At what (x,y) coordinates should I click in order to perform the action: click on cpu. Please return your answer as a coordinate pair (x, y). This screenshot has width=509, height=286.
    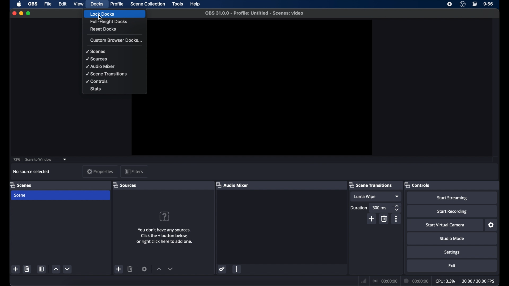
    Looking at the image, I should click on (445, 281).